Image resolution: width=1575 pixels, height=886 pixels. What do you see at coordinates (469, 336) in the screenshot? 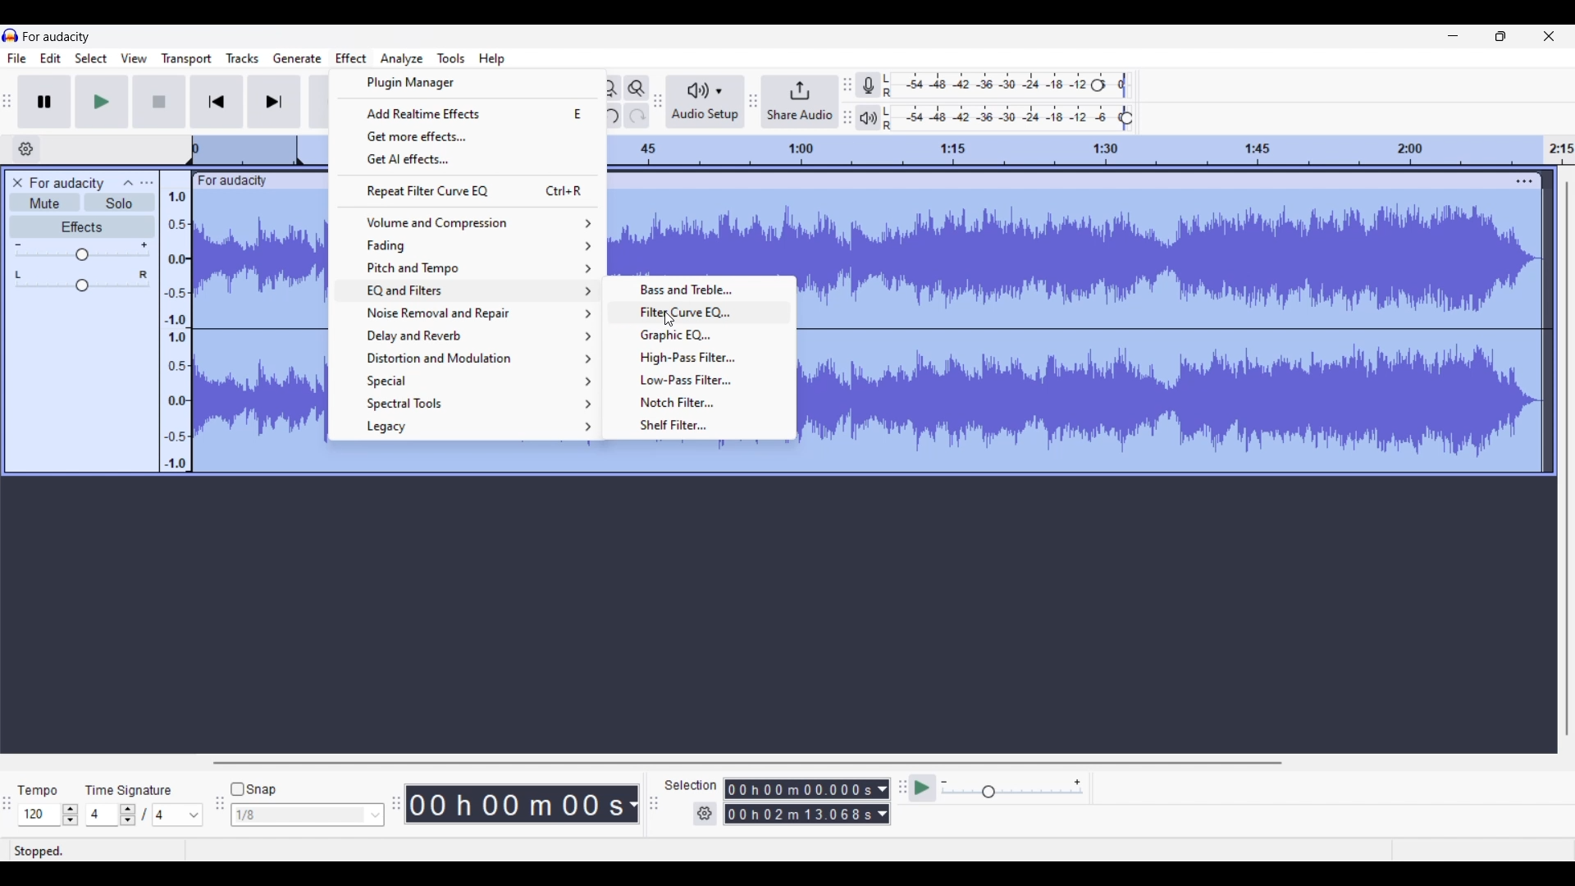
I see `Delay and reverb options` at bounding box center [469, 336].